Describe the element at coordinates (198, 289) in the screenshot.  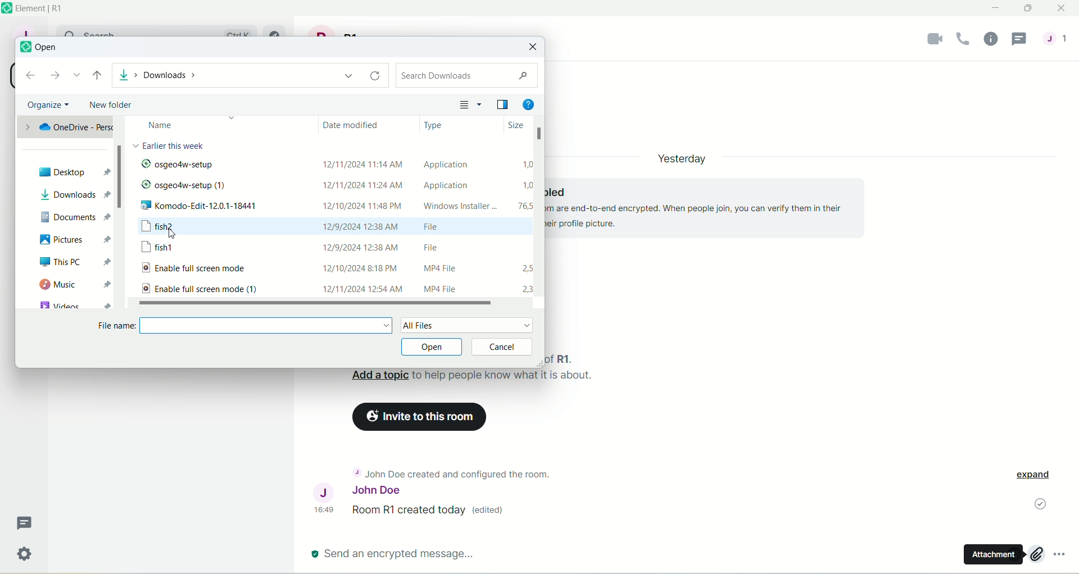
I see `©] Enable full screen mode (1)` at that location.